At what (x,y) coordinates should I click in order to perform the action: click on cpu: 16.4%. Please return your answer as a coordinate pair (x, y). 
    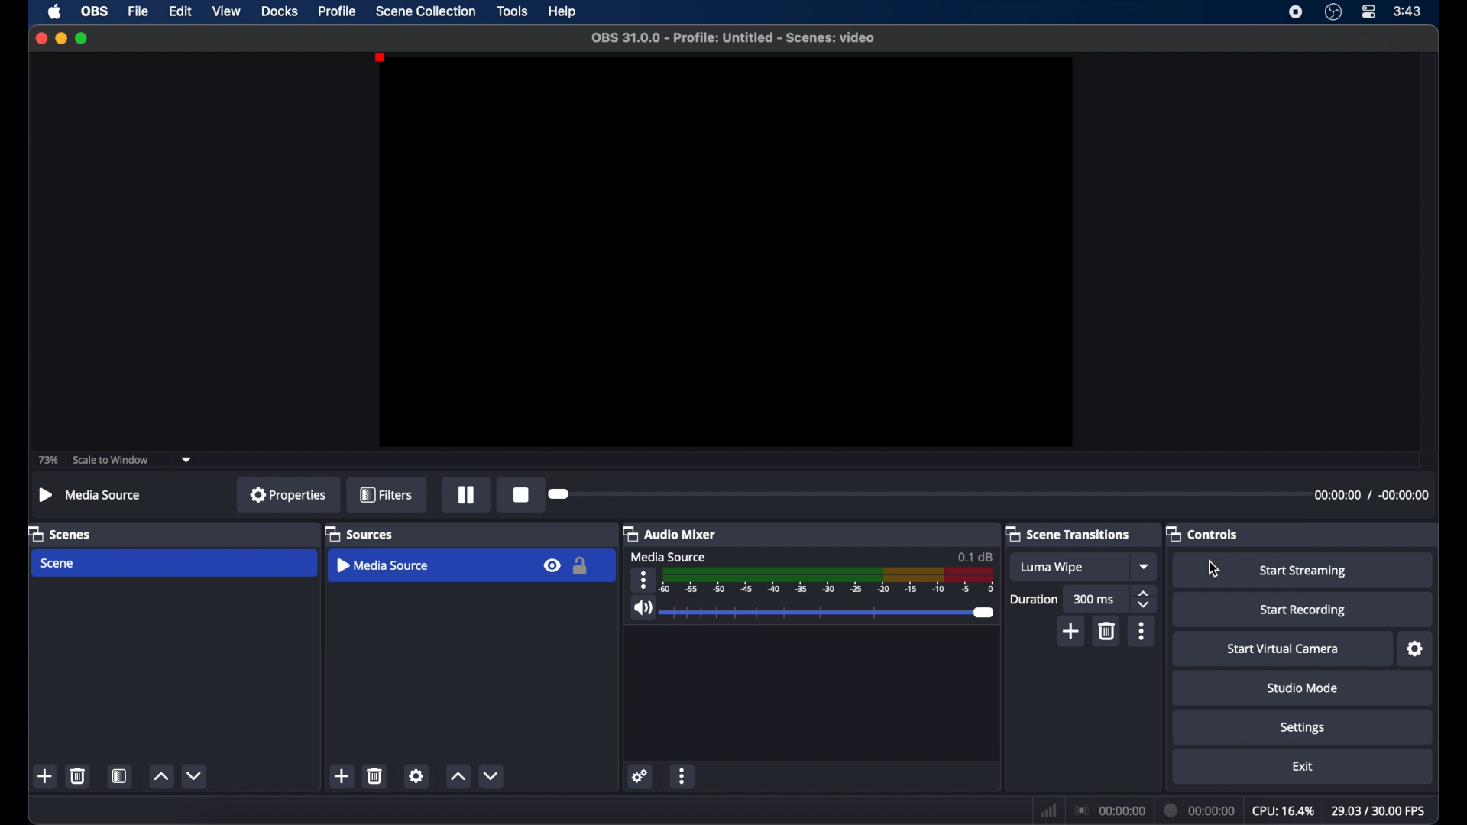
    Looking at the image, I should click on (1282, 811).